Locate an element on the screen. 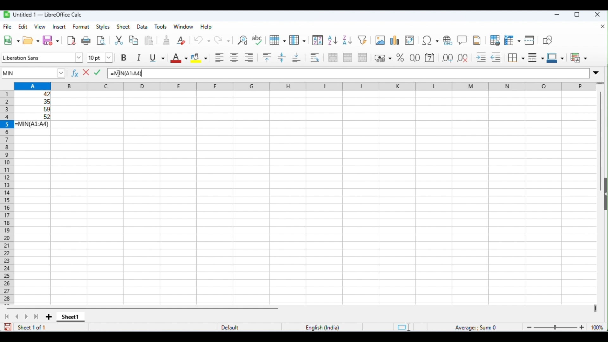 This screenshot has height=342, width=608. row is located at coordinates (277, 40).